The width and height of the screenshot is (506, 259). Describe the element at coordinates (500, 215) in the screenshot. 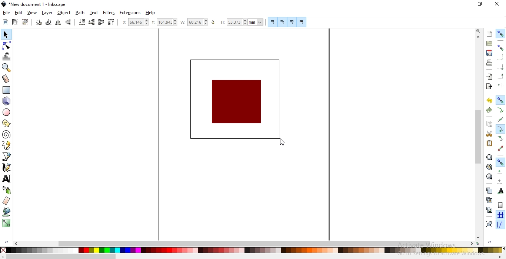

I see `snap to grids` at that location.